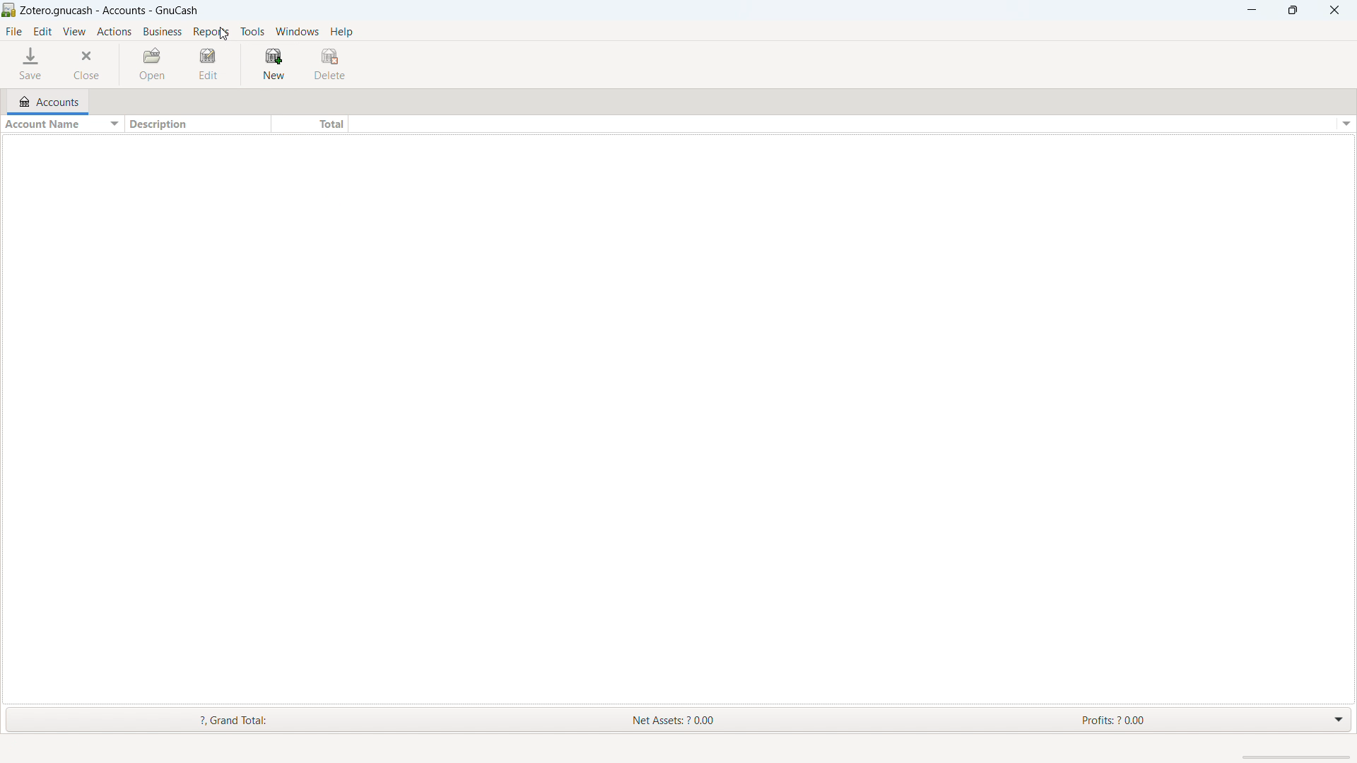 The height and width of the screenshot is (763, 1357). What do you see at coordinates (298, 31) in the screenshot?
I see `windows` at bounding box center [298, 31].